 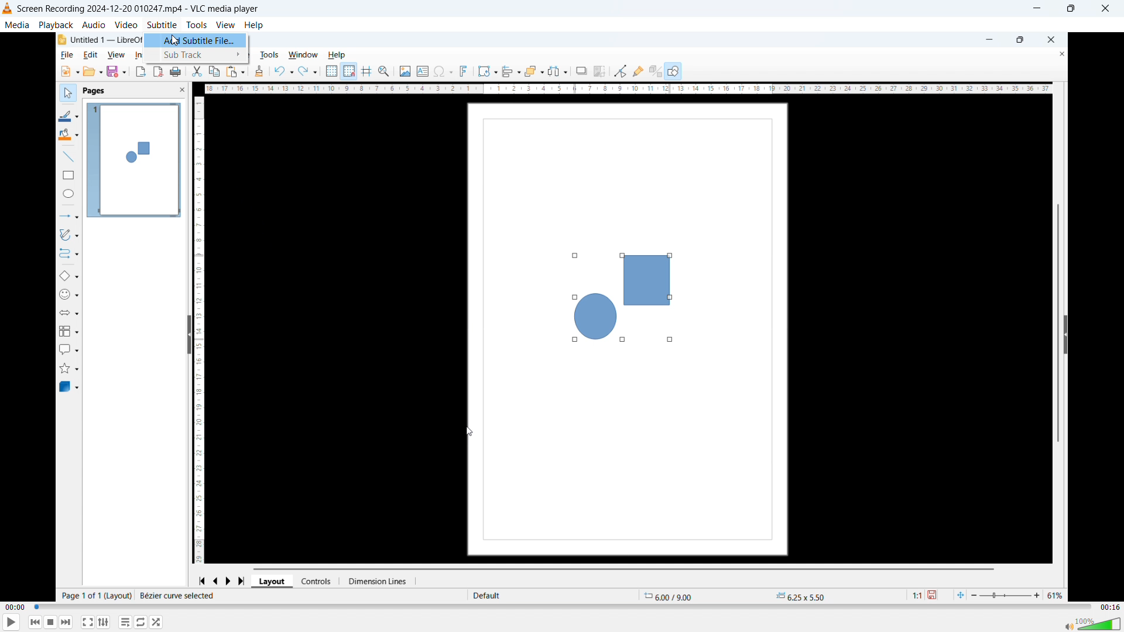 I want to click on Media , so click(x=17, y=24).